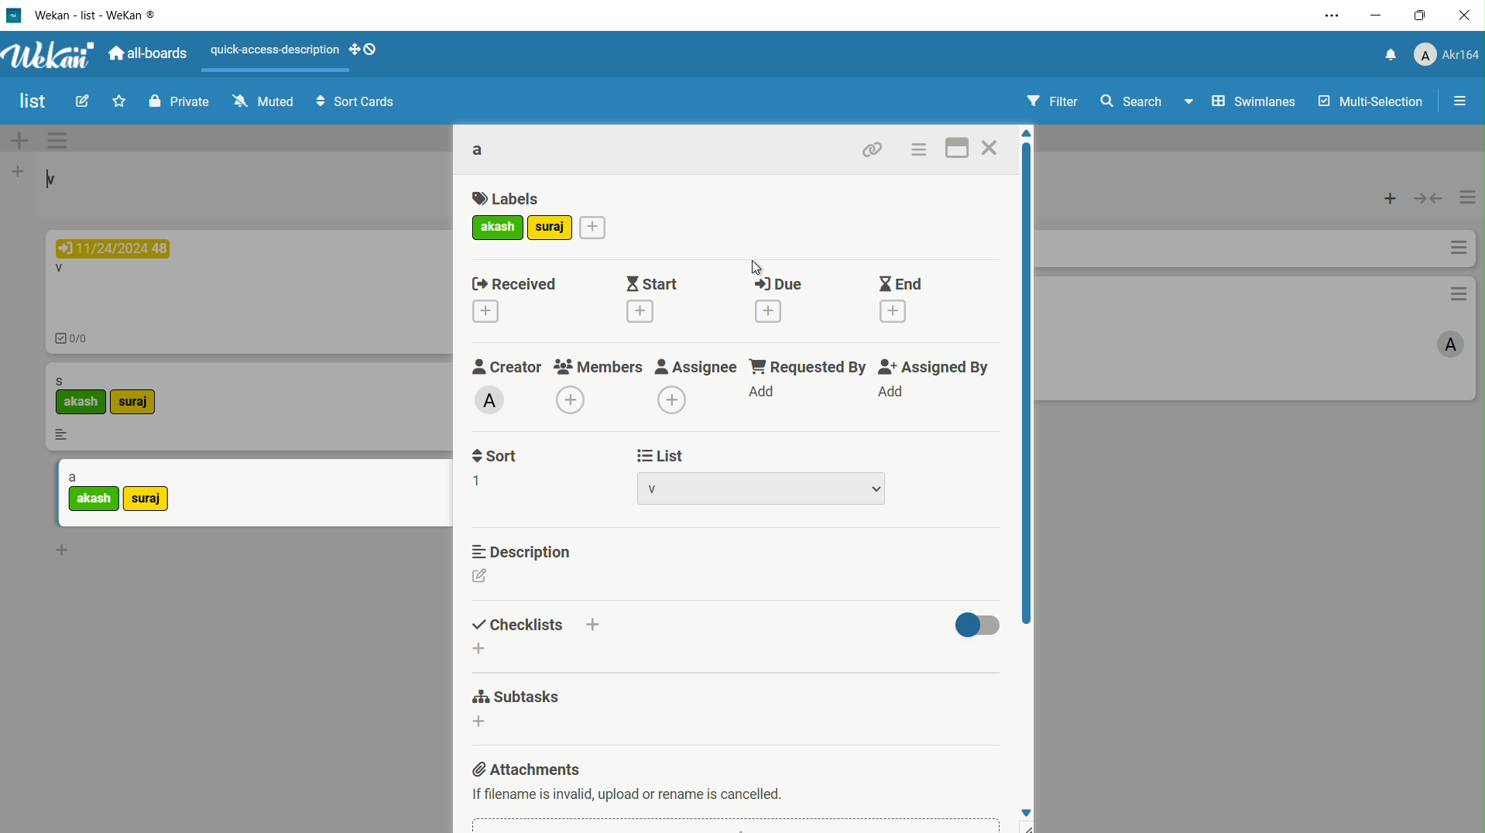 The height and width of the screenshot is (833, 1485). I want to click on assigned by, so click(937, 366).